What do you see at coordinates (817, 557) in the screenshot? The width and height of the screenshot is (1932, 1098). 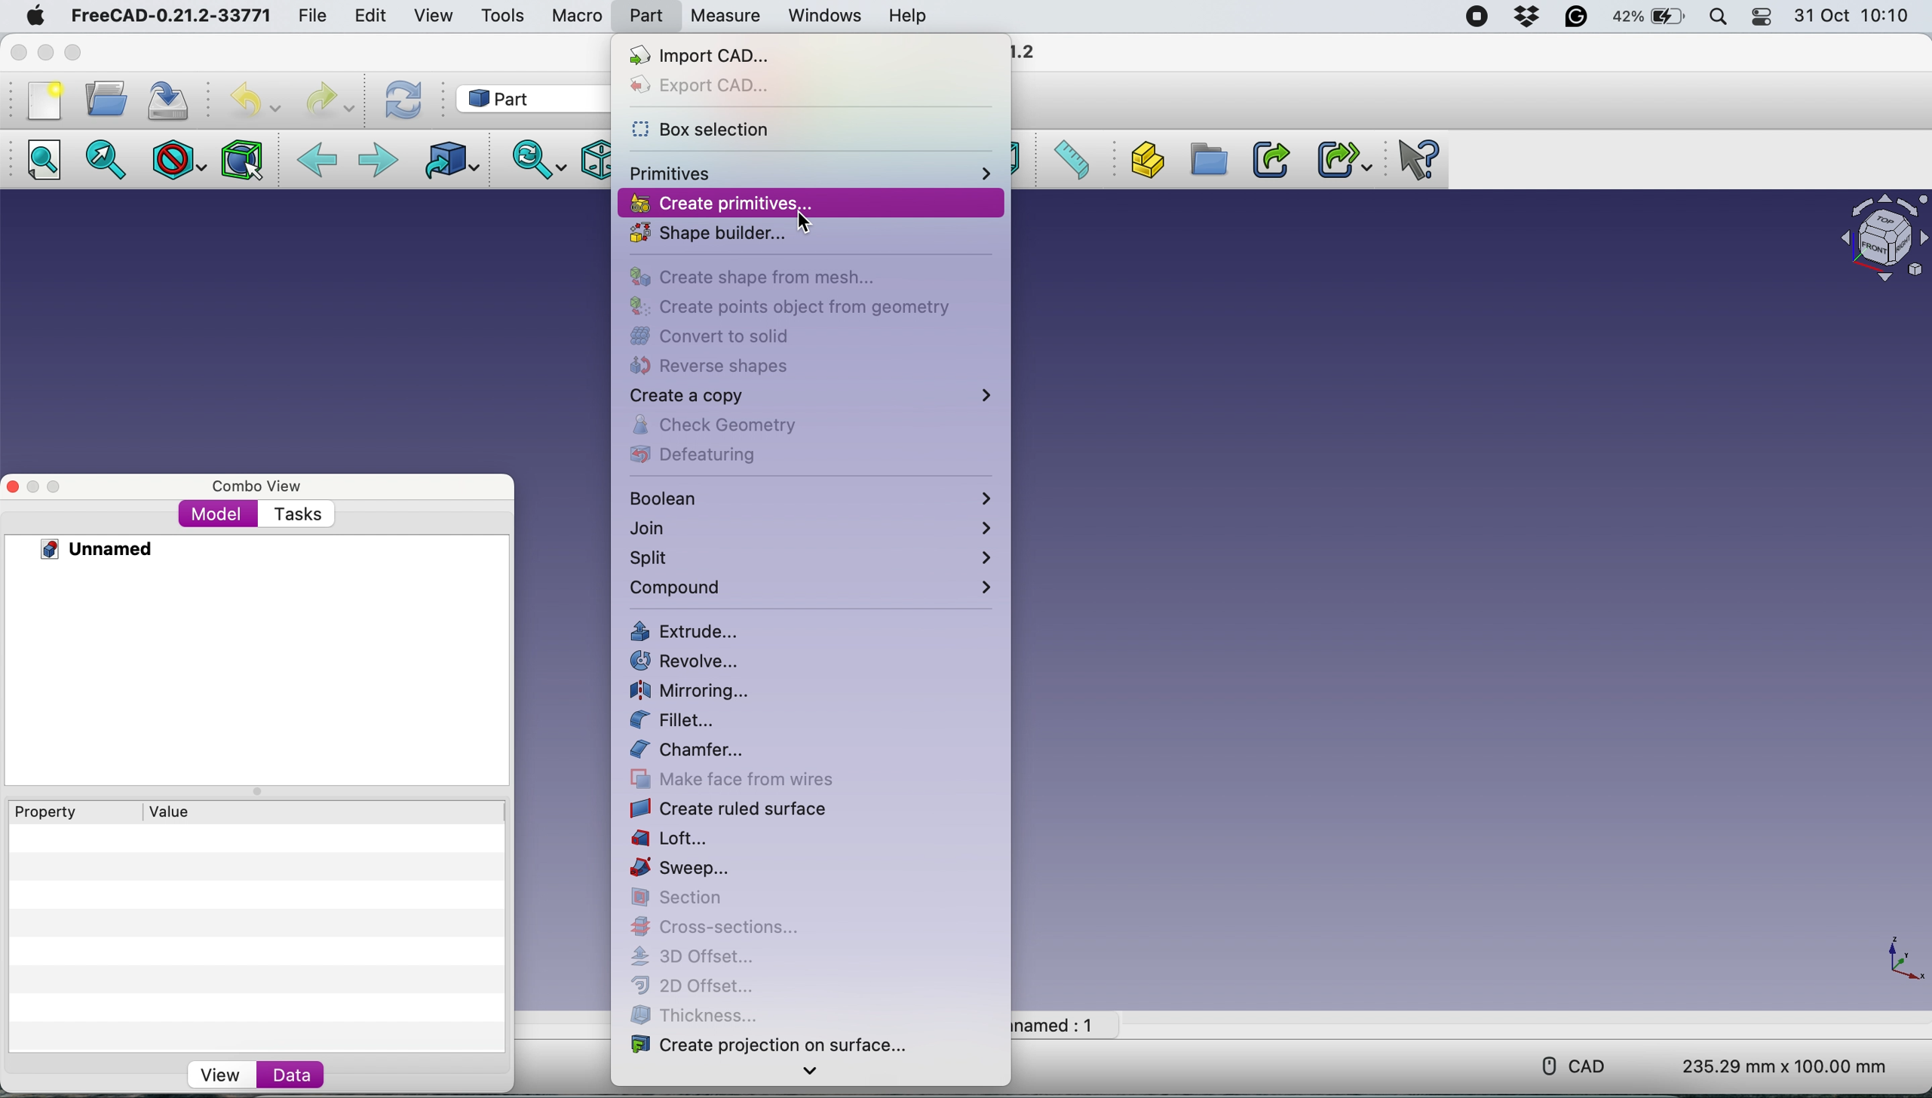 I see `split` at bounding box center [817, 557].